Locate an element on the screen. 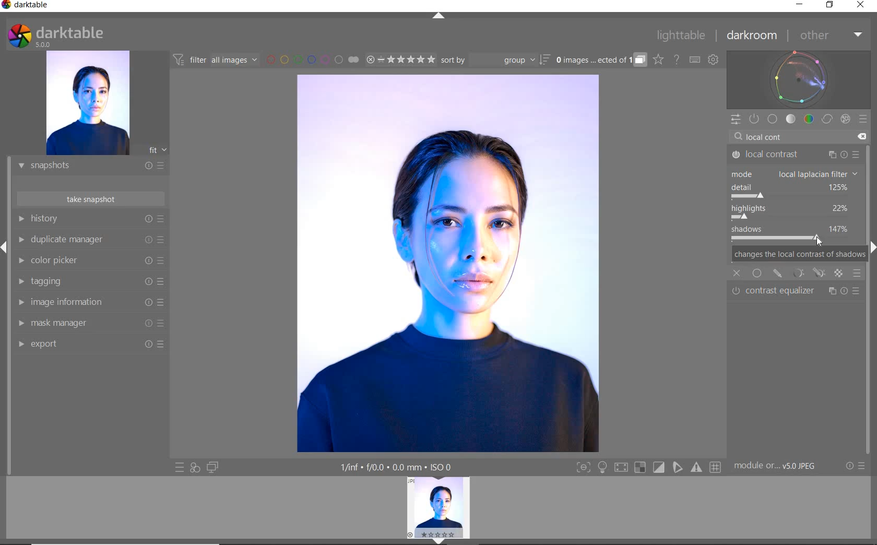 The width and height of the screenshot is (877, 545). QUICK ACCESS PANEL is located at coordinates (735, 120).